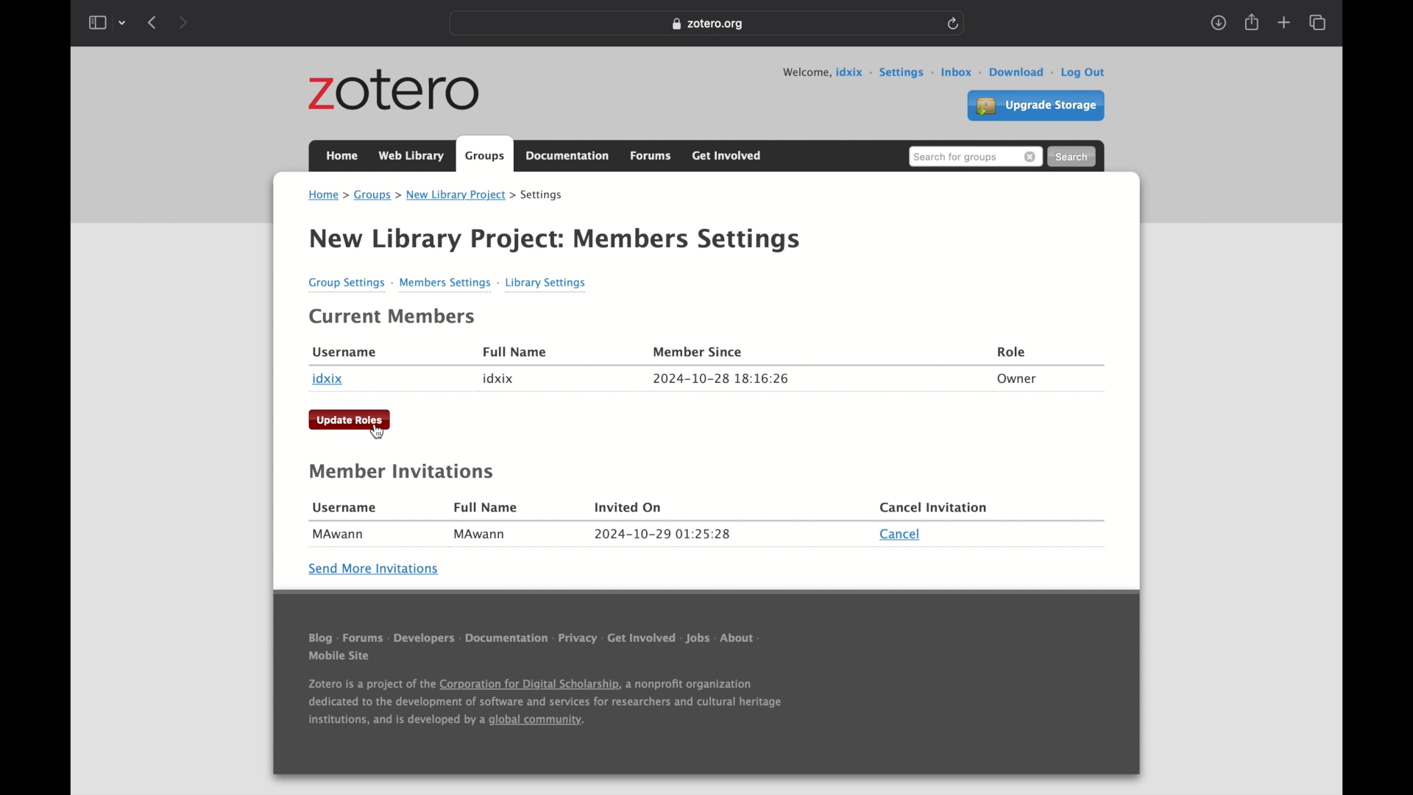 Image resolution: width=1413 pixels, height=795 pixels. I want to click on current members, so click(393, 317).